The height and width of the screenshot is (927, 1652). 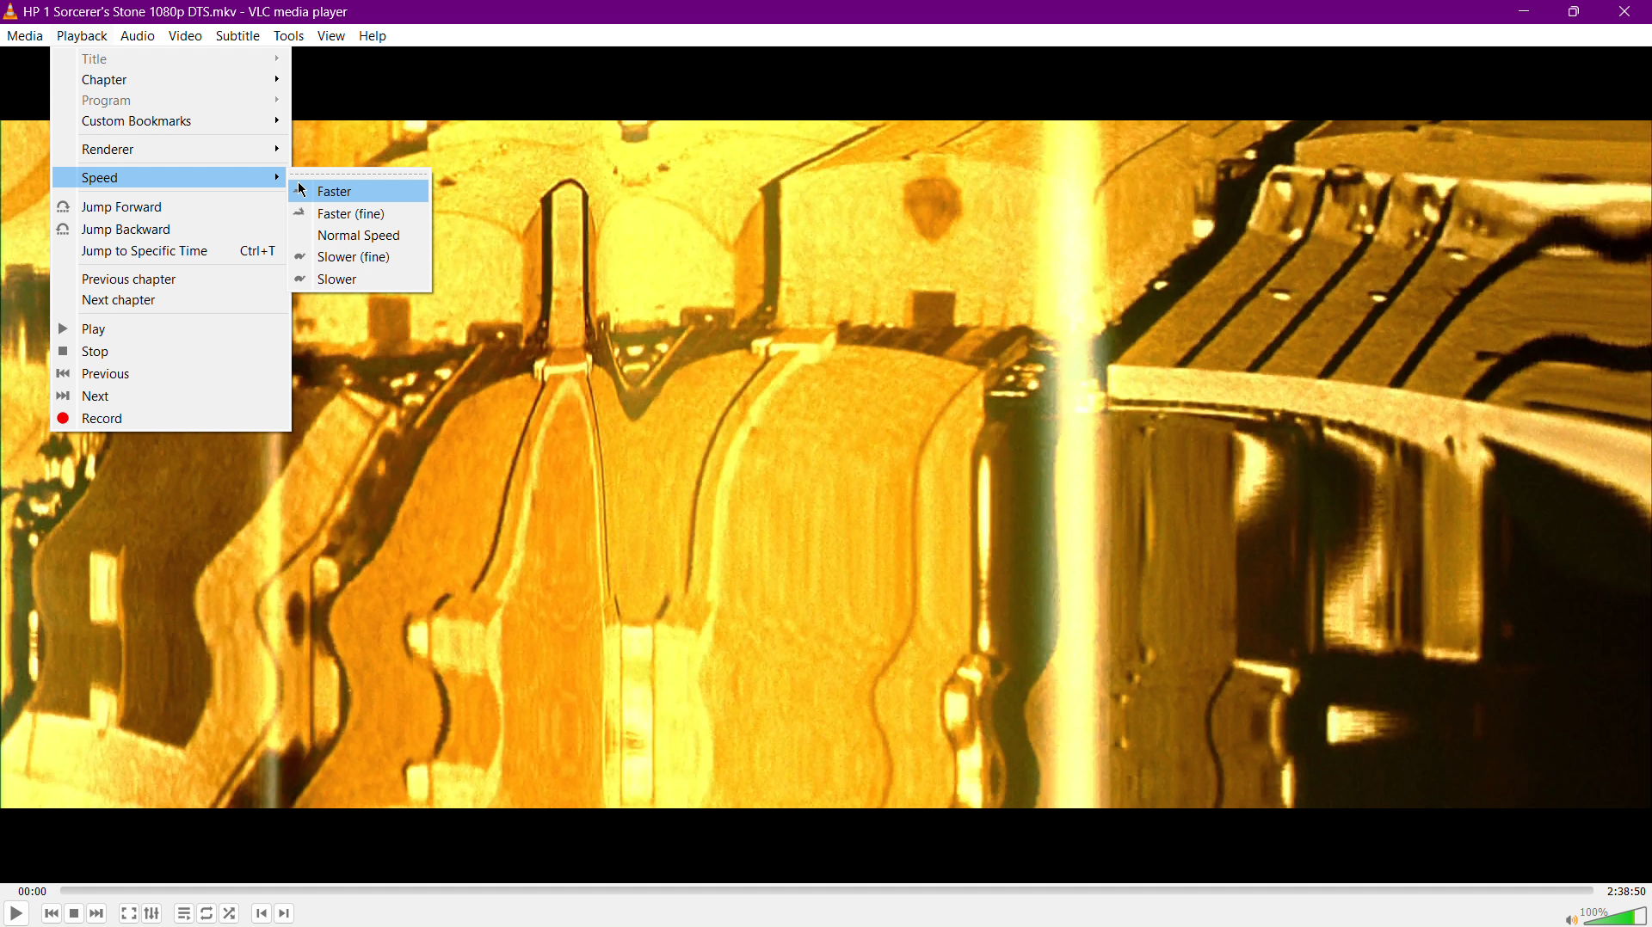 What do you see at coordinates (373, 35) in the screenshot?
I see `Help` at bounding box center [373, 35].